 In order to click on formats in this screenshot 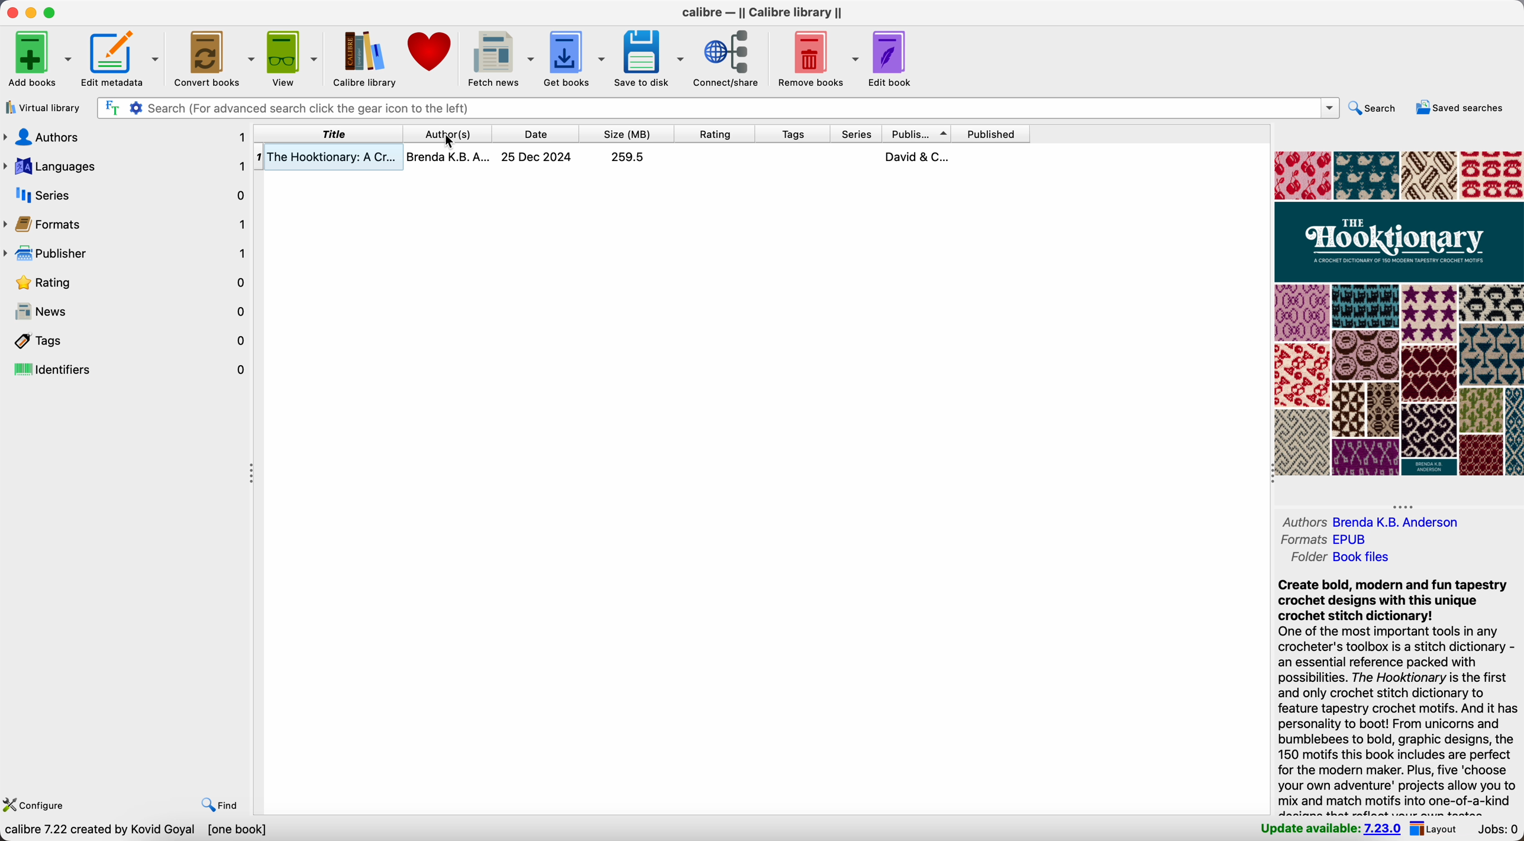, I will do `click(1327, 539)`.